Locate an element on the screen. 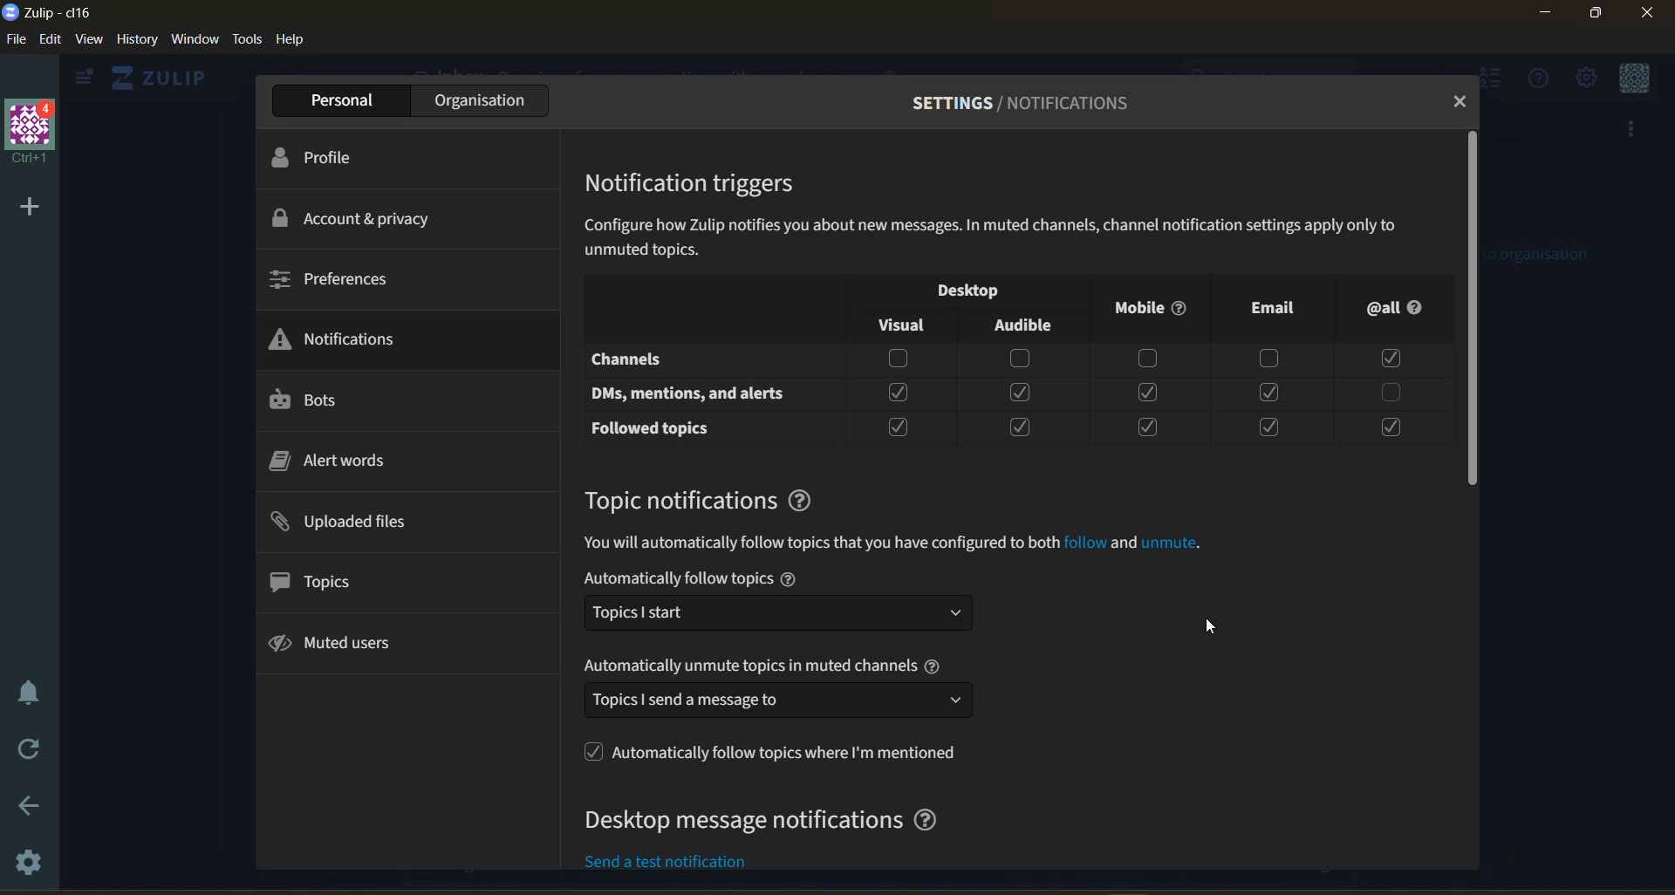  profile is located at coordinates (330, 157).